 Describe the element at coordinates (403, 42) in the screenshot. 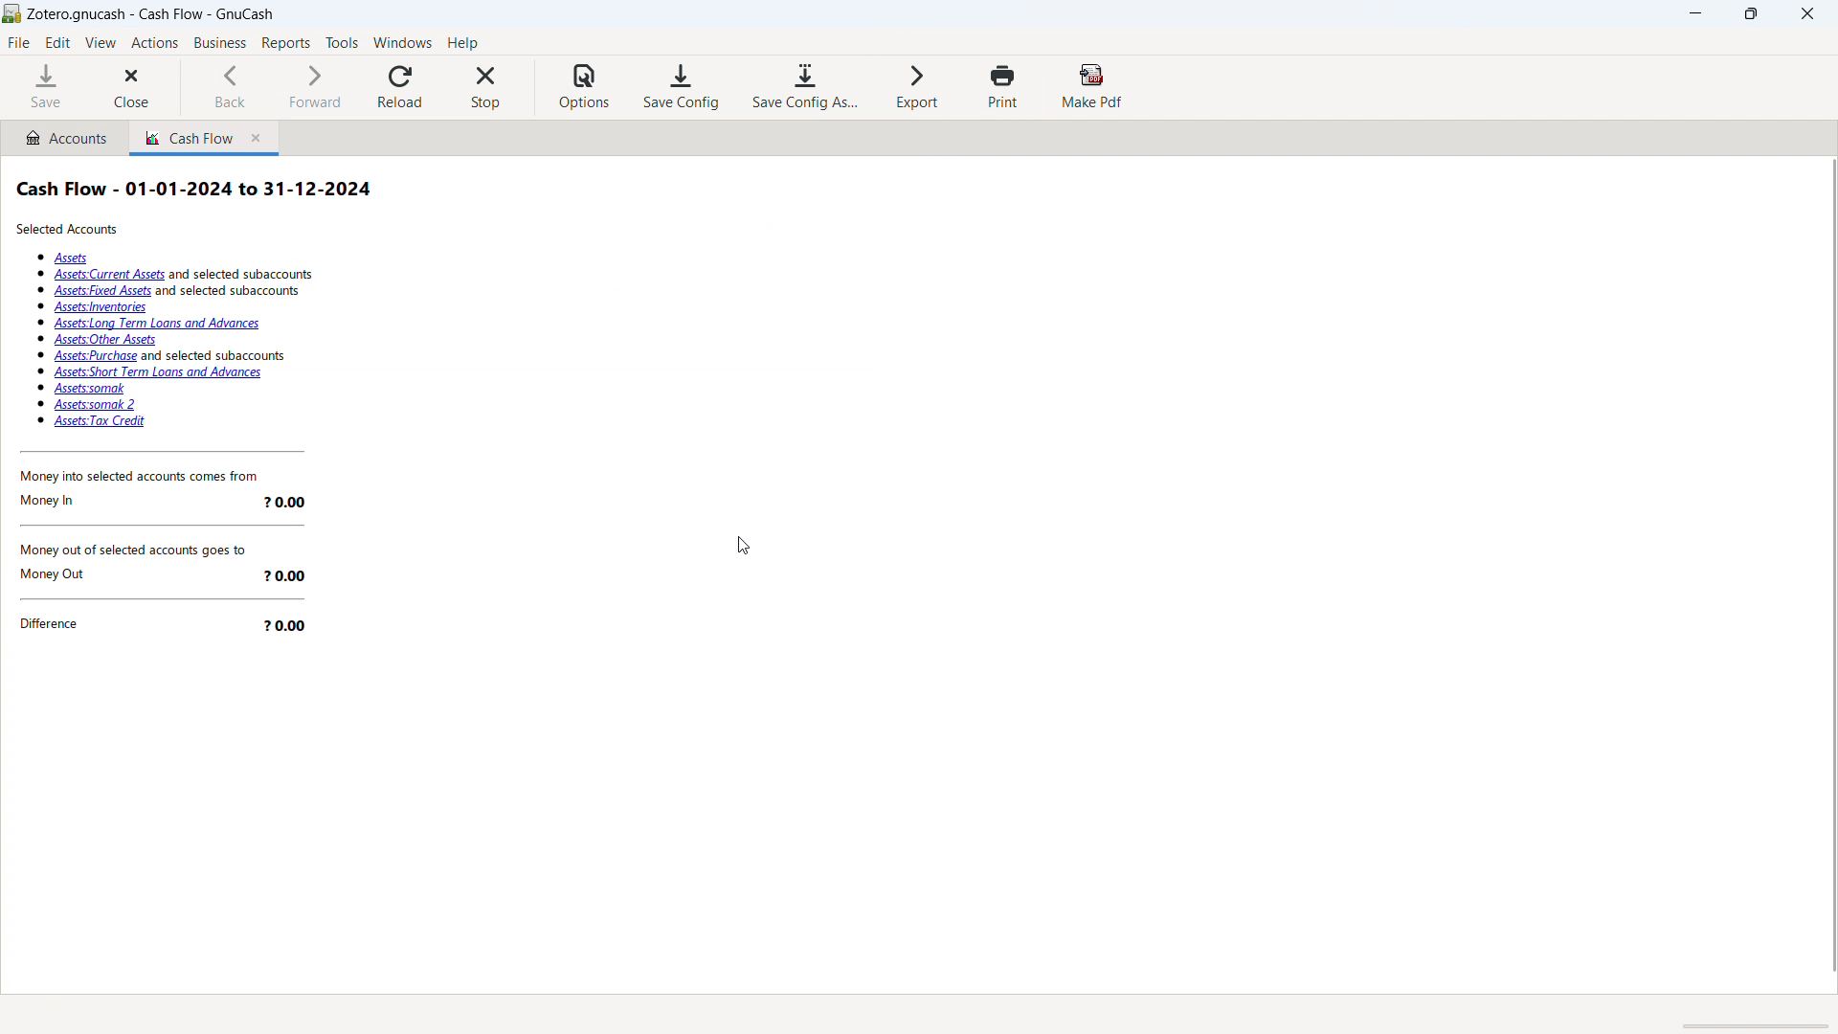

I see `windows` at that location.